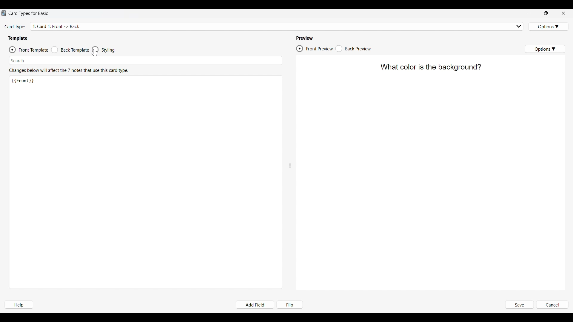 Image resolution: width=573 pixels, height=322 pixels. Describe the element at coordinates (314, 49) in the screenshot. I see `Preview front of card, current selection` at that location.